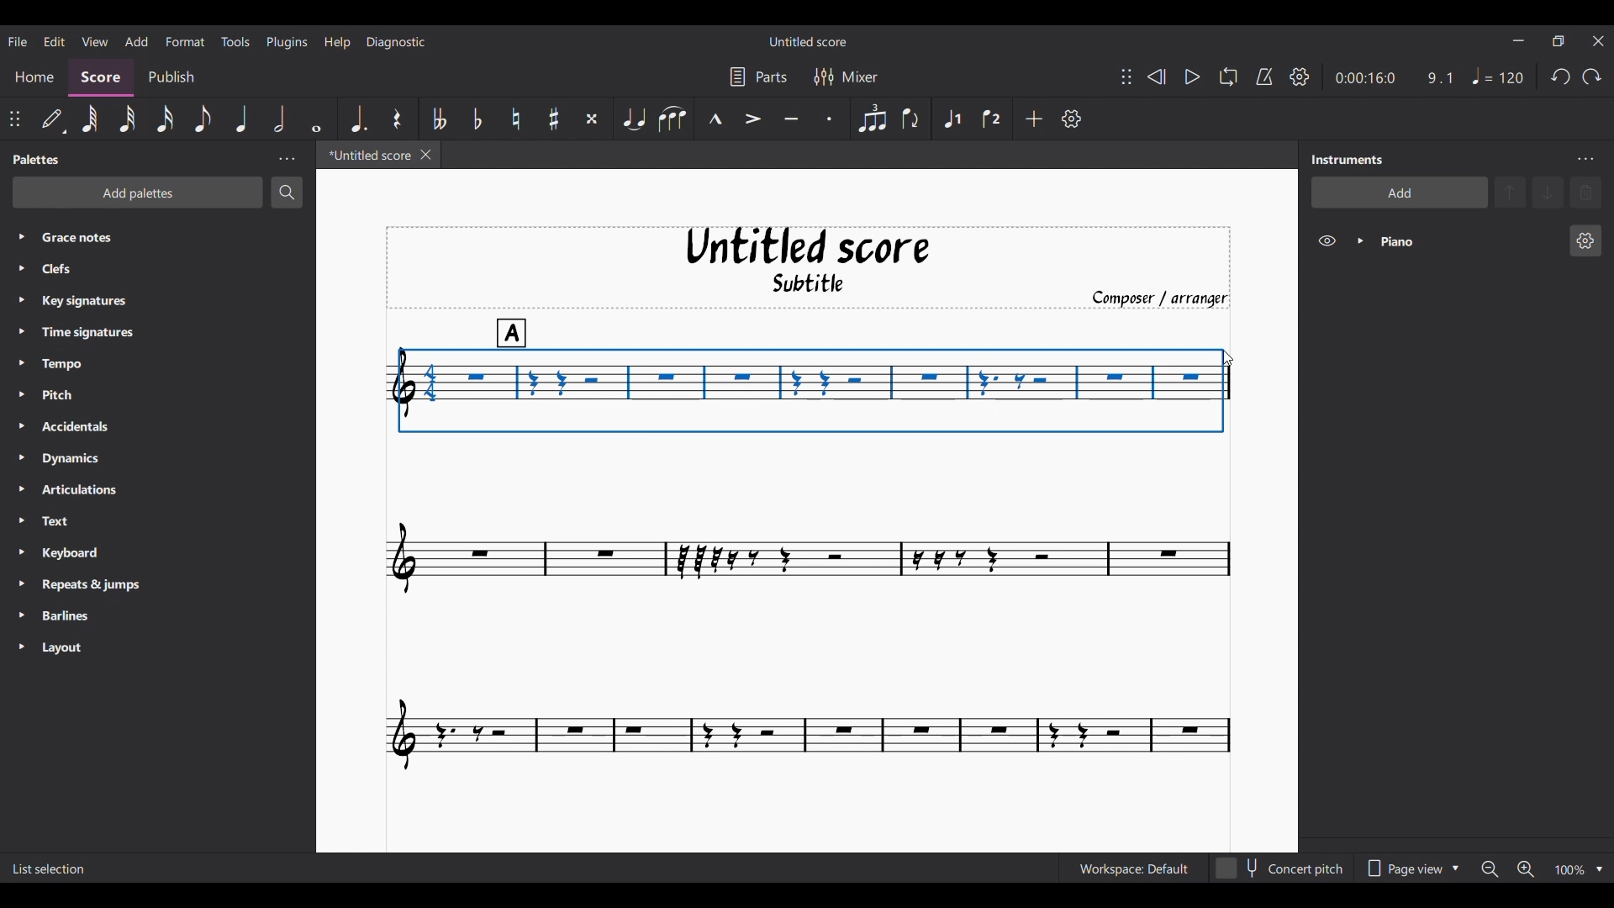  Describe the element at coordinates (1585, 160) in the screenshot. I see `Instrument settings` at that location.